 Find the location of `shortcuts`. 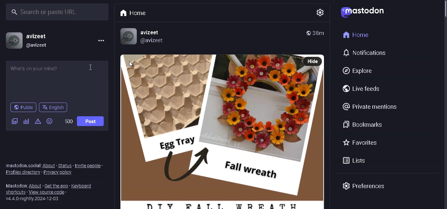

shortcuts is located at coordinates (15, 192).